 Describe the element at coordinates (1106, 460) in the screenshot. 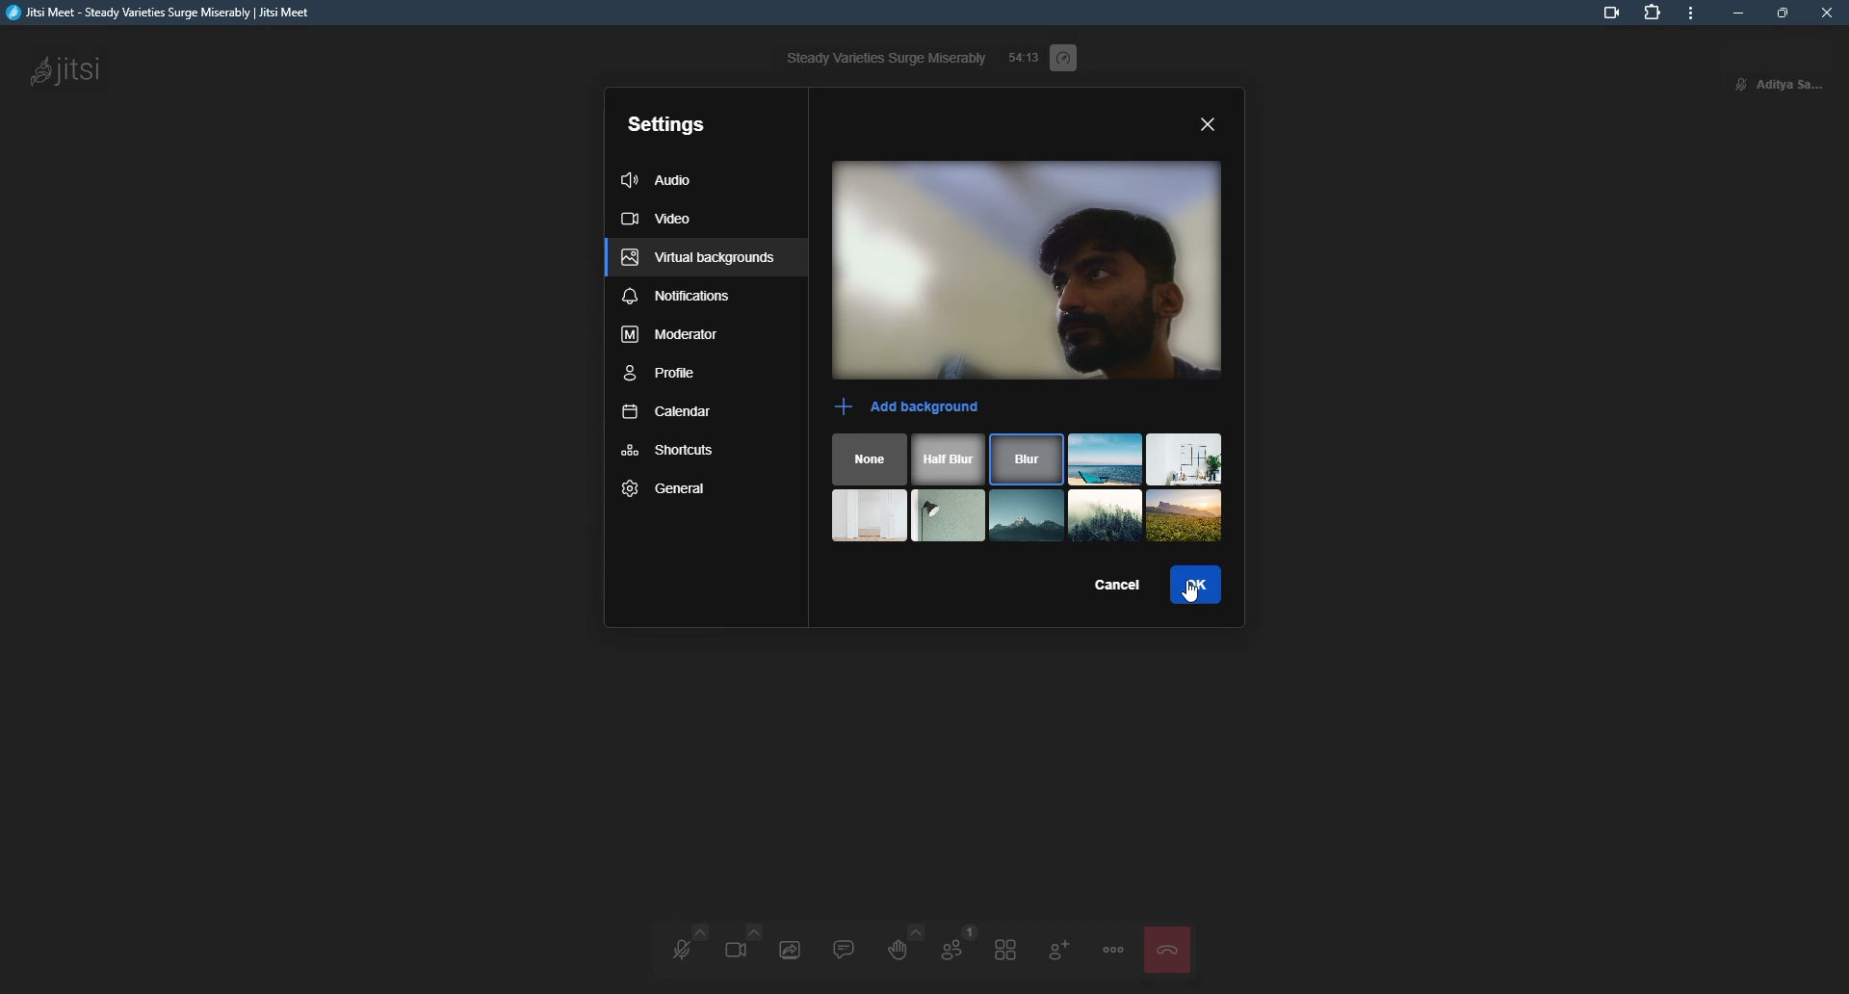

I see `scenery` at that location.